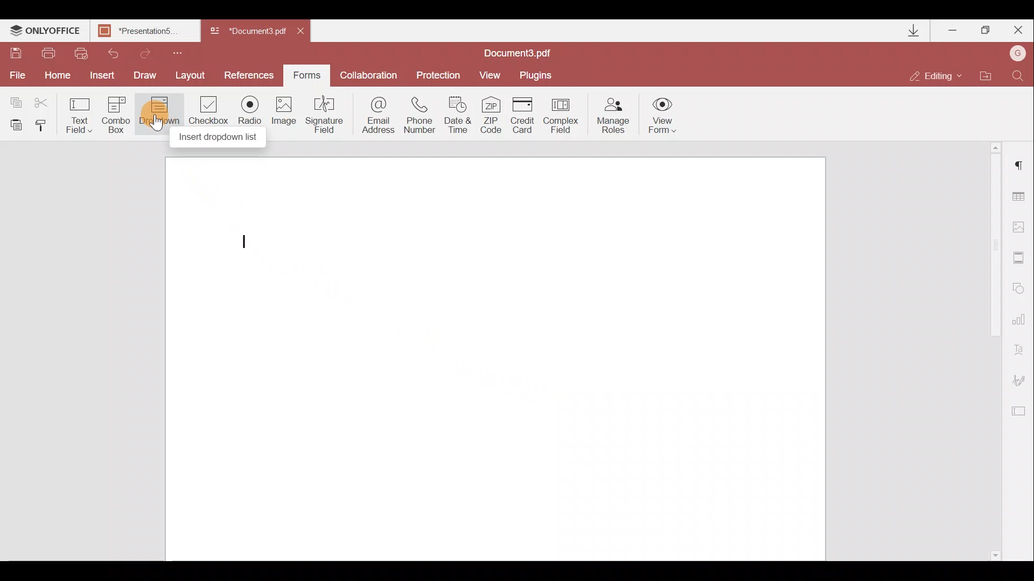  I want to click on Checkbox, so click(209, 111).